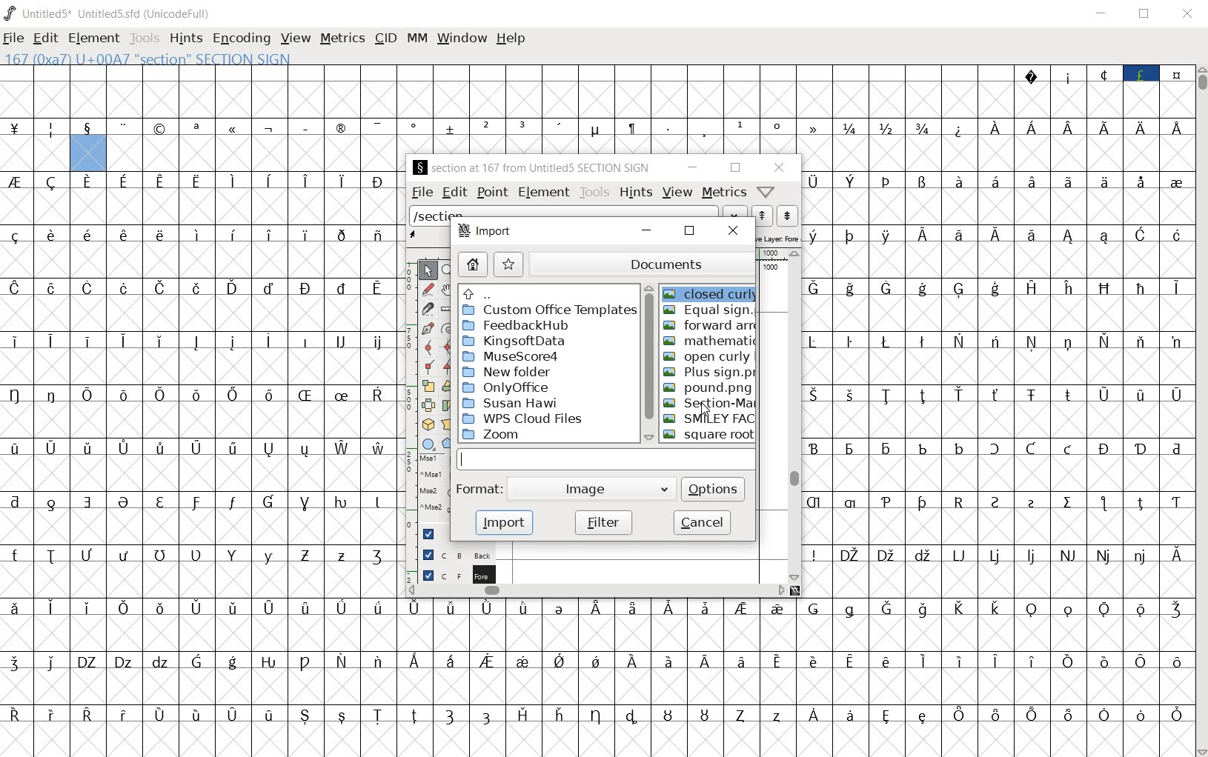 This screenshot has height=757, width=1208. Describe the element at coordinates (645, 231) in the screenshot. I see `minimize` at that location.